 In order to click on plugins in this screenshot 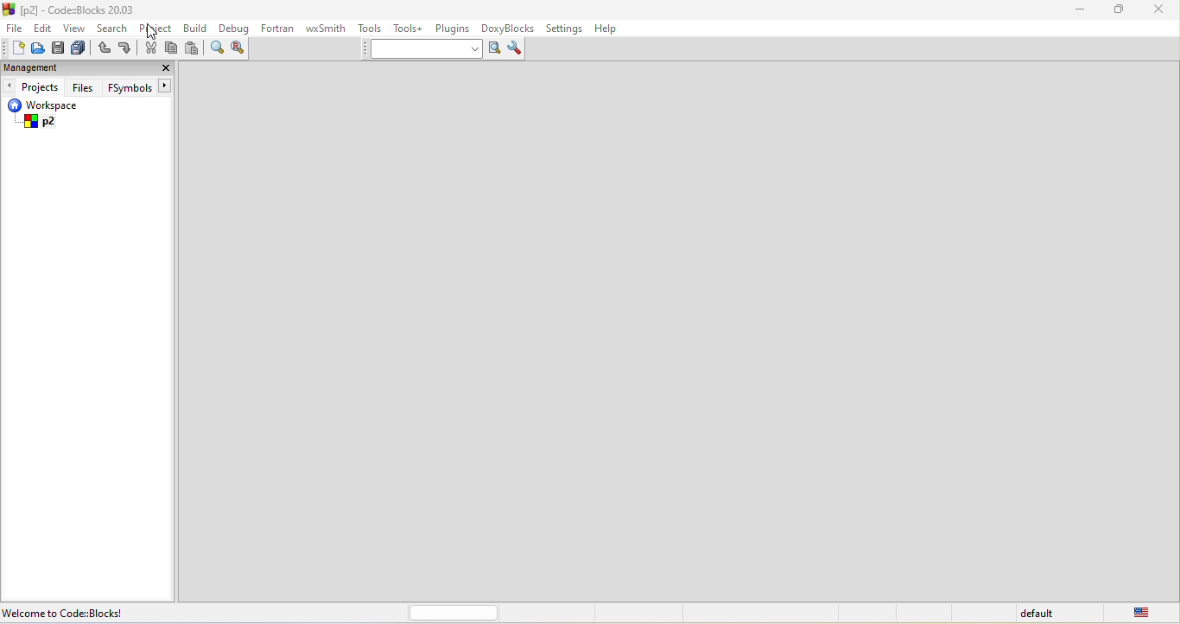, I will do `click(454, 29)`.